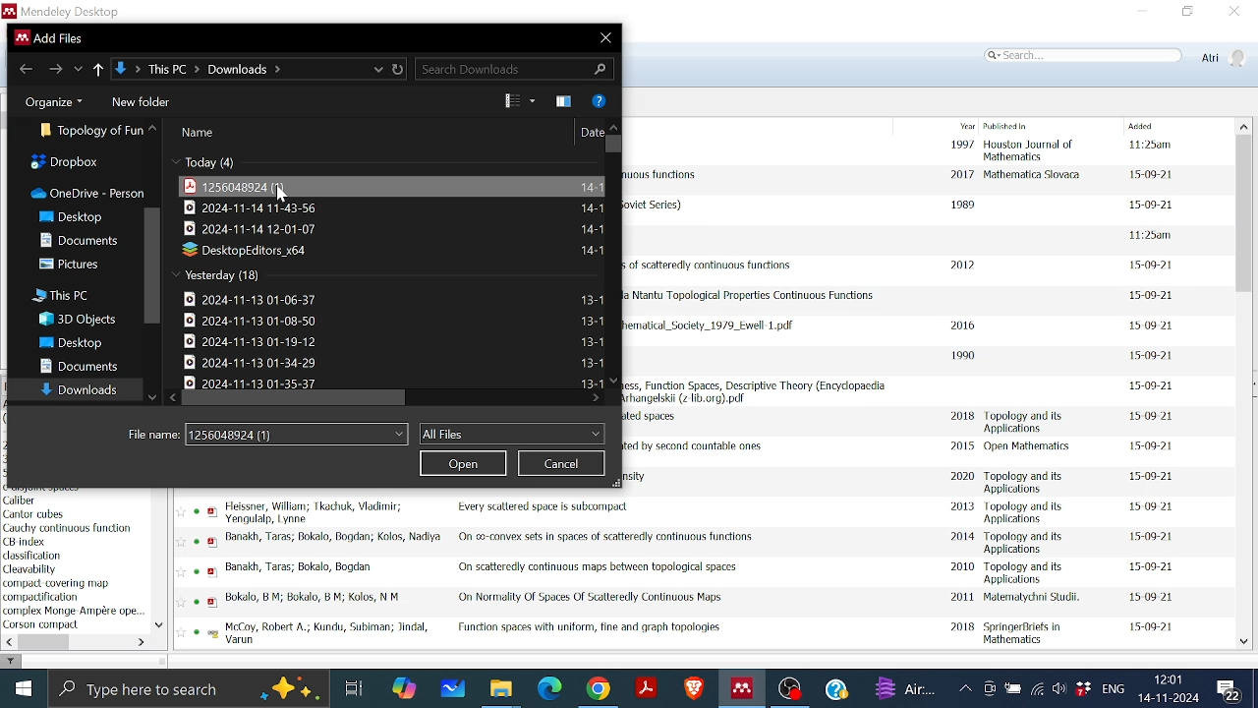 The image size is (1258, 708). What do you see at coordinates (79, 320) in the screenshot?
I see `3D Objects` at bounding box center [79, 320].